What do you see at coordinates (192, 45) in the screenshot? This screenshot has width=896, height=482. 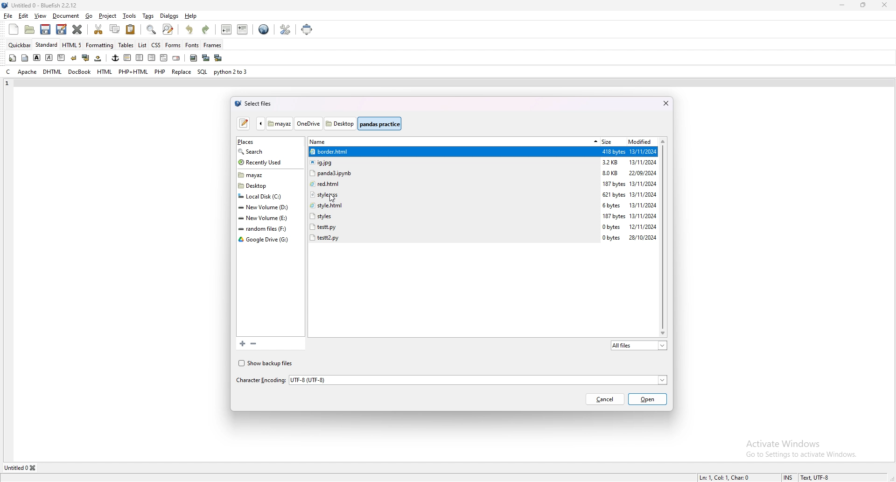 I see `fonts` at bounding box center [192, 45].